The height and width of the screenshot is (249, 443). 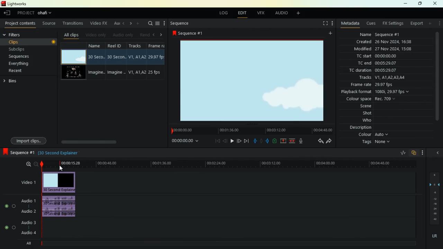 What do you see at coordinates (15, 4) in the screenshot?
I see `lightworks` at bounding box center [15, 4].